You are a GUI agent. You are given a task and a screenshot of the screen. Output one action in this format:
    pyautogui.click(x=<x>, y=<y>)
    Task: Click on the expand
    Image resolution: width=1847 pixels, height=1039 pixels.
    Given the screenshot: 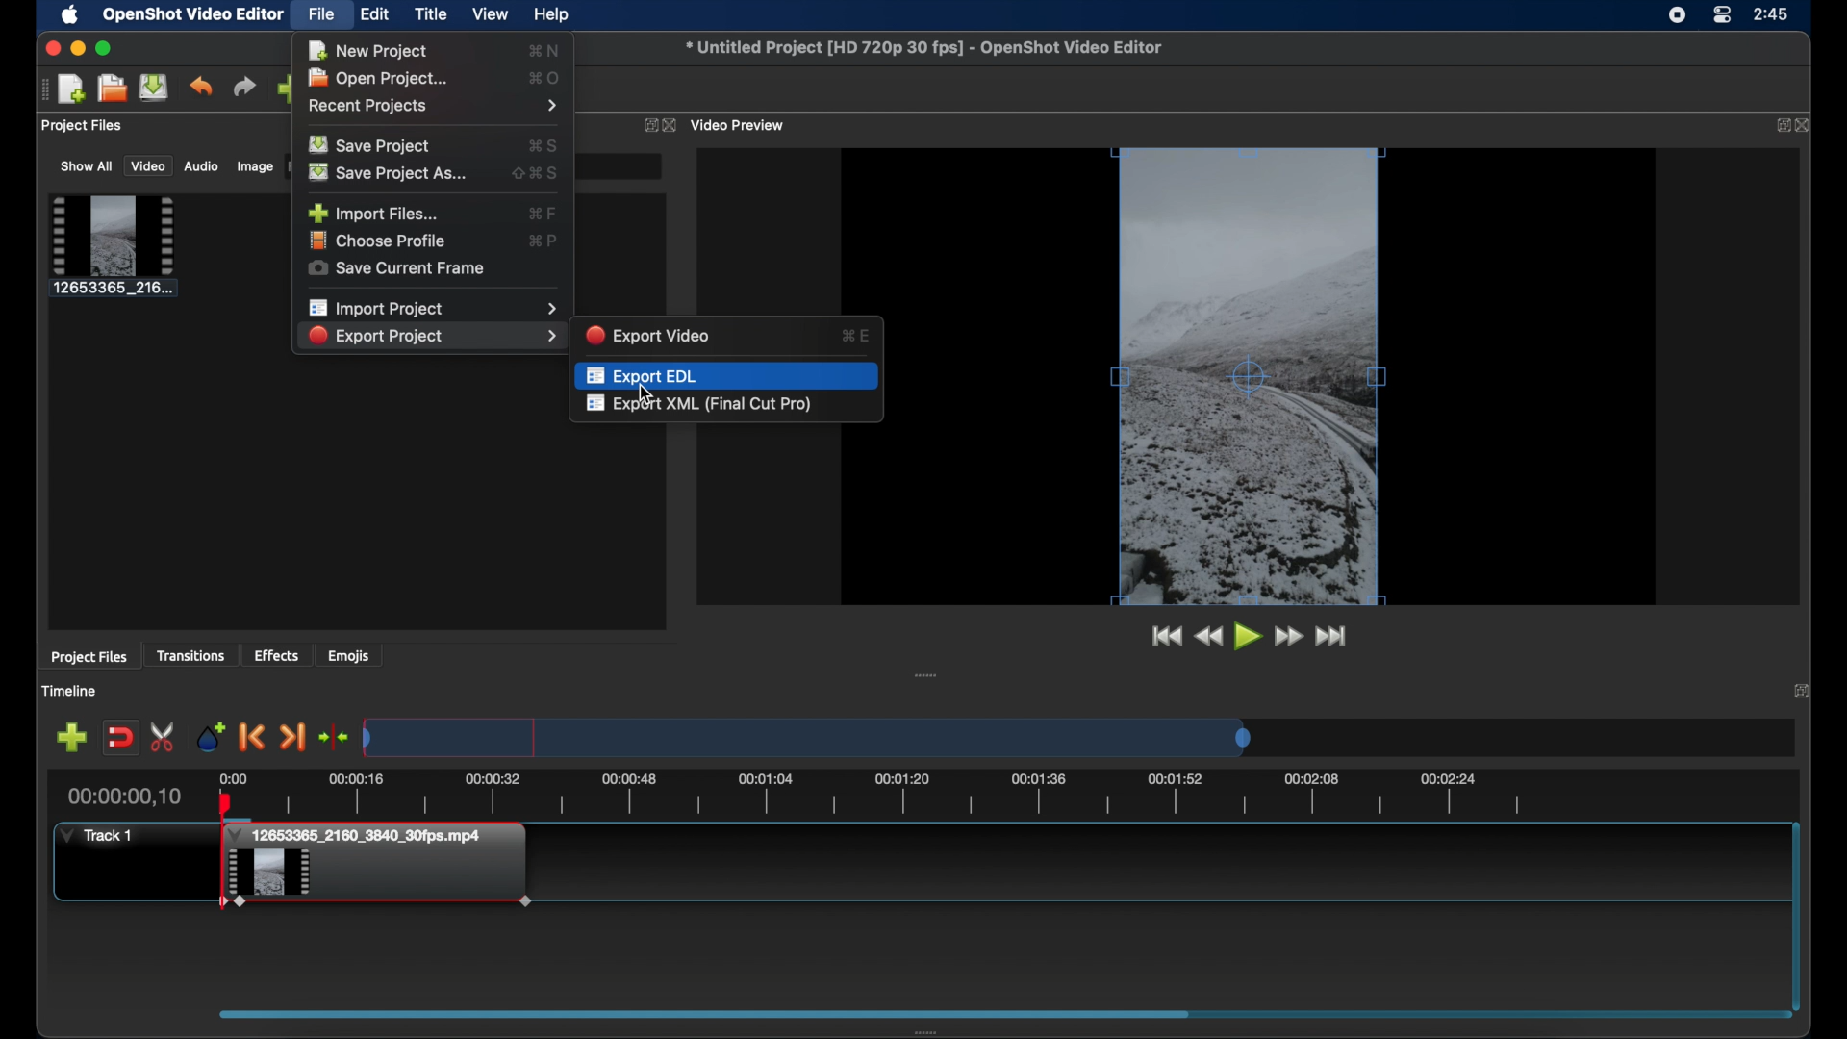 What is the action you would take?
    pyautogui.click(x=1777, y=126)
    